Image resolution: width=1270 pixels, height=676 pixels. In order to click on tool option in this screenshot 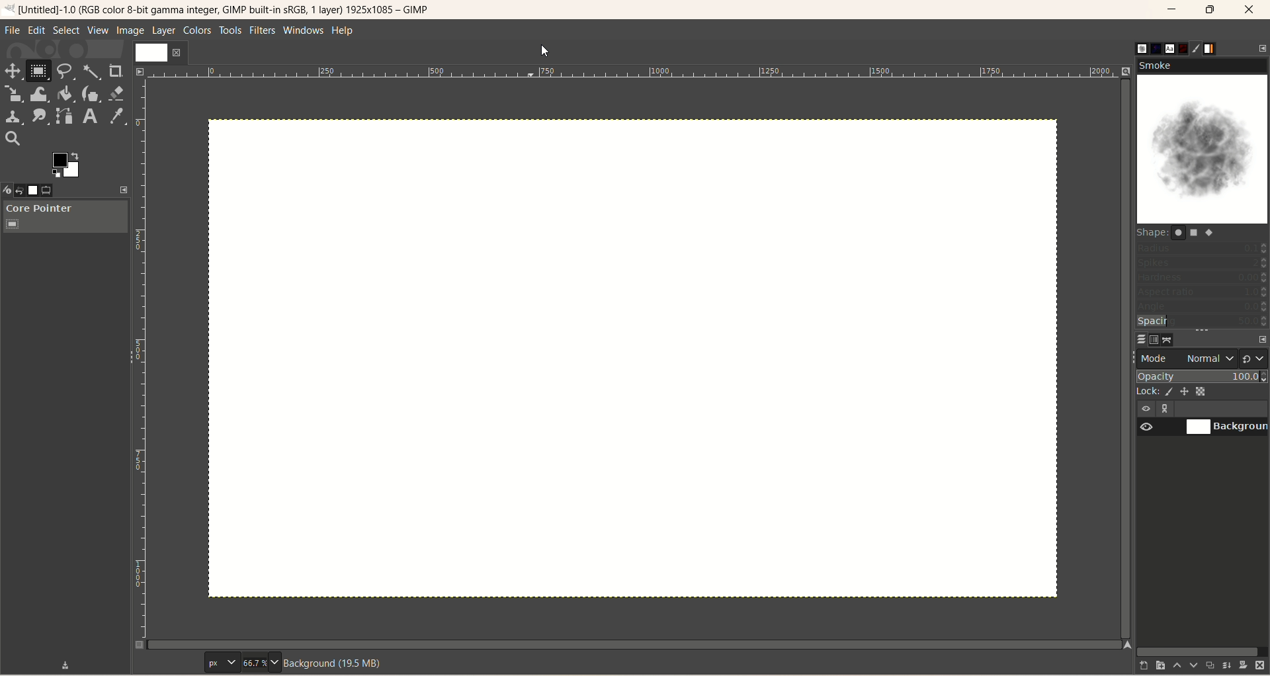, I will do `click(57, 192)`.